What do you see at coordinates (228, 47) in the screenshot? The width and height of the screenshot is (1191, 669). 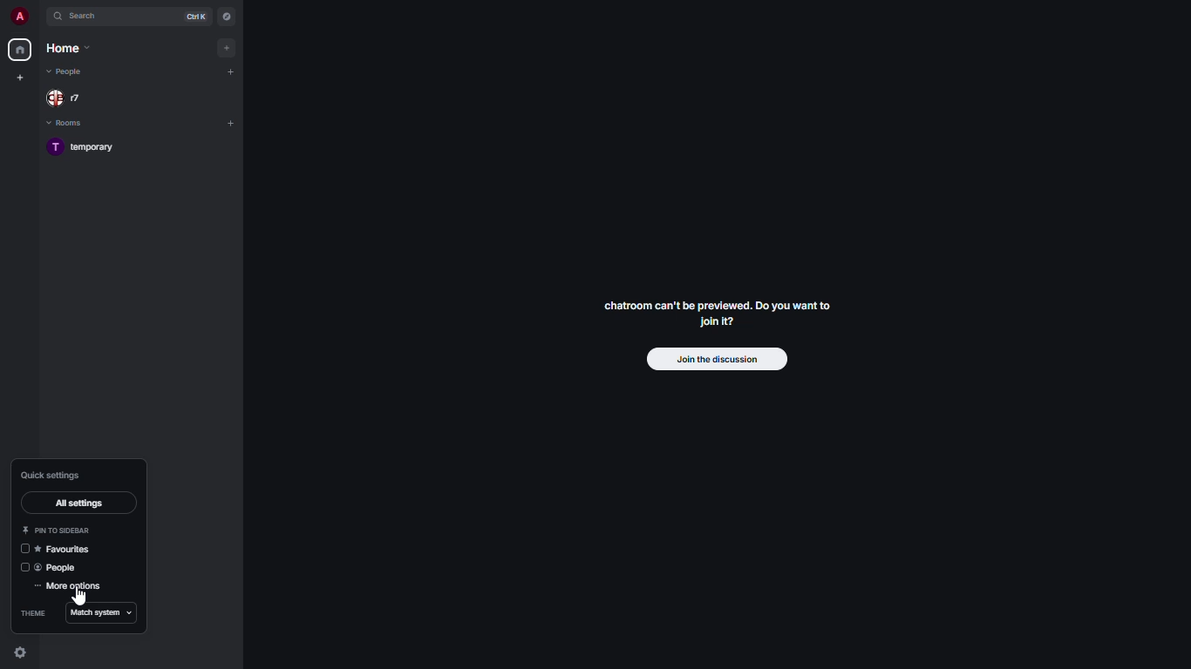 I see `add` at bounding box center [228, 47].